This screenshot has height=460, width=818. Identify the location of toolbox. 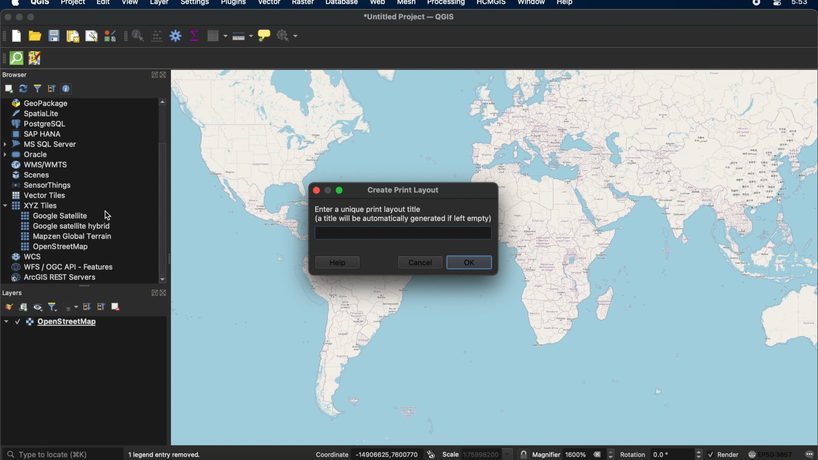
(175, 36).